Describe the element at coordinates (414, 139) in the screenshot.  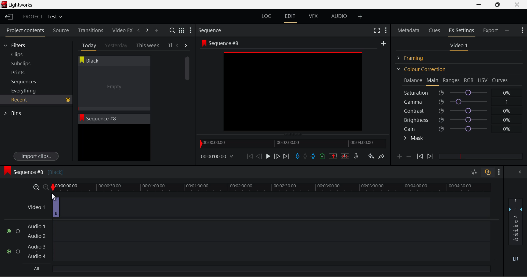
I see `Mask` at that location.